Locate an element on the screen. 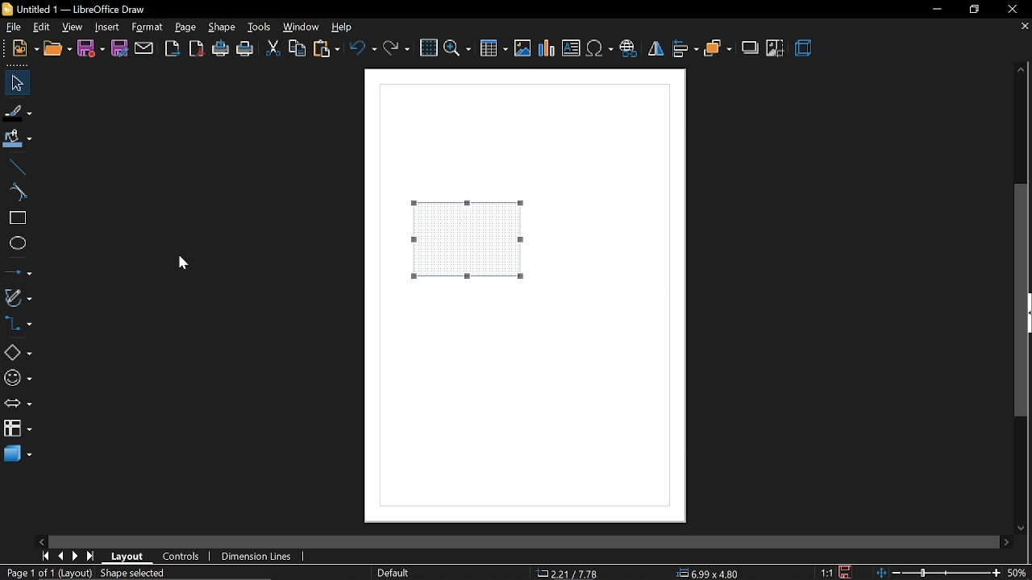 Image resolution: width=1032 pixels, height=580 pixels. format is located at coordinates (150, 27).